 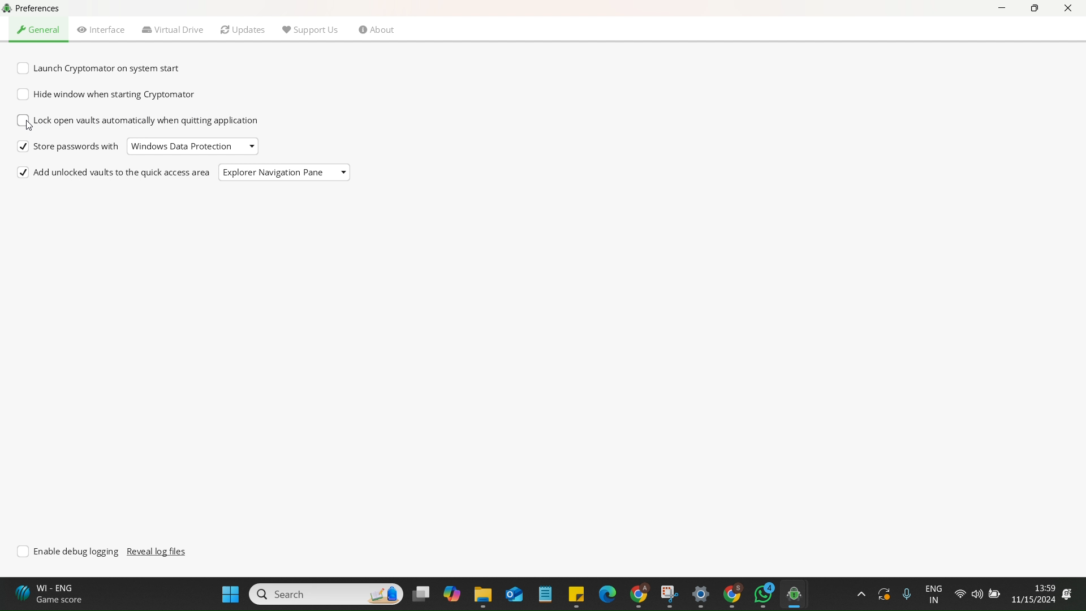 What do you see at coordinates (158, 552) in the screenshot?
I see `Reveal Log Files` at bounding box center [158, 552].